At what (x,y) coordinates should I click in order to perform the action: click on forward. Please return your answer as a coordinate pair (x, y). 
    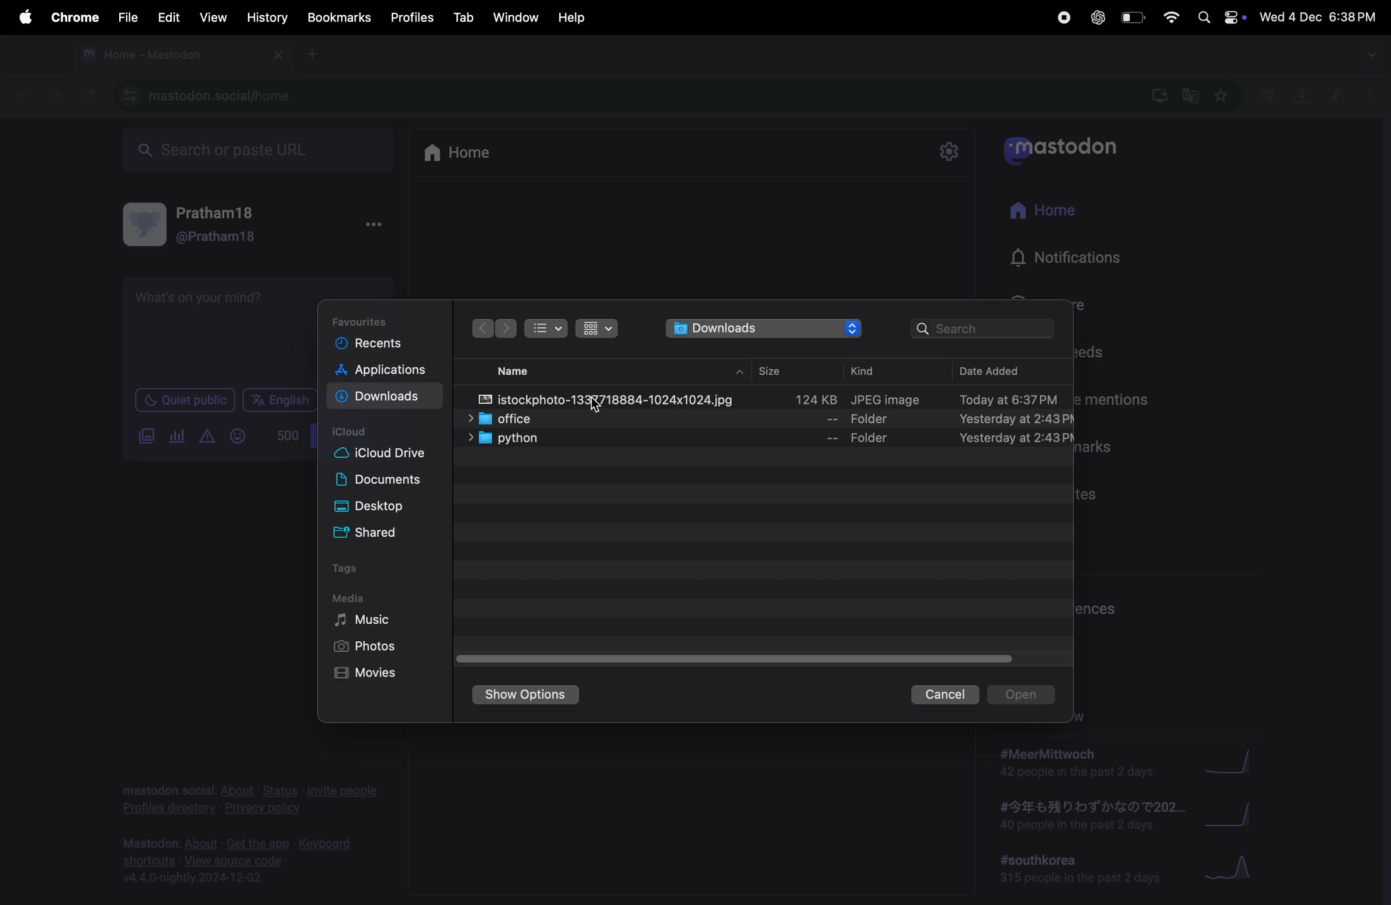
    Looking at the image, I should click on (507, 329).